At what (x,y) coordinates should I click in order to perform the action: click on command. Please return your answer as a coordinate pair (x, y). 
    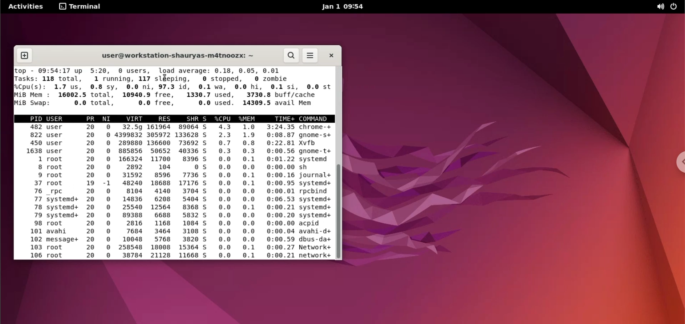
    Looking at the image, I should click on (316, 119).